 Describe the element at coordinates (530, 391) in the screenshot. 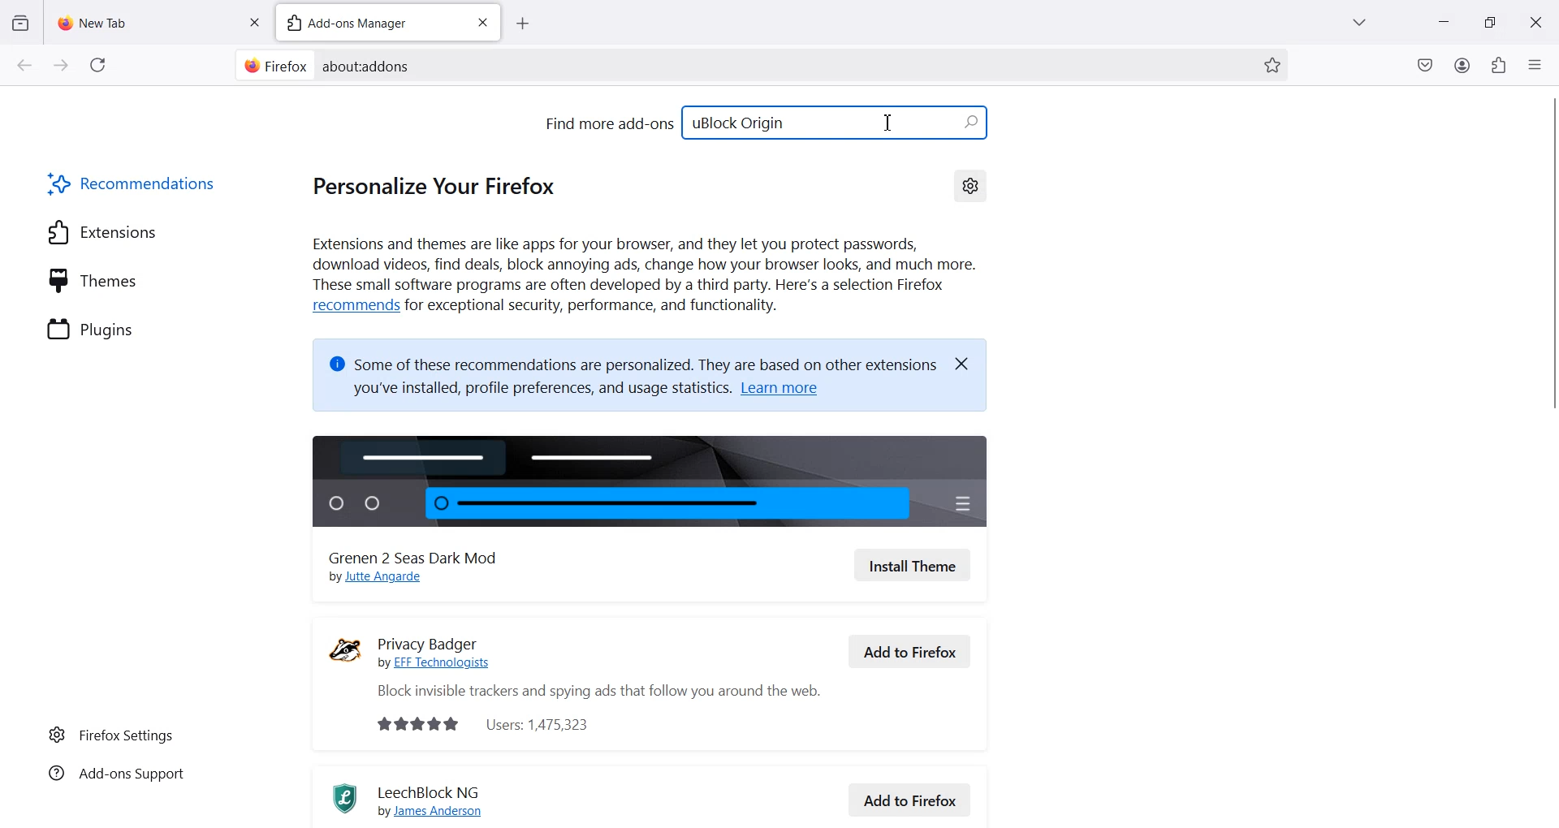

I see `you've installed, profile preferences, and usage statistics.` at that location.